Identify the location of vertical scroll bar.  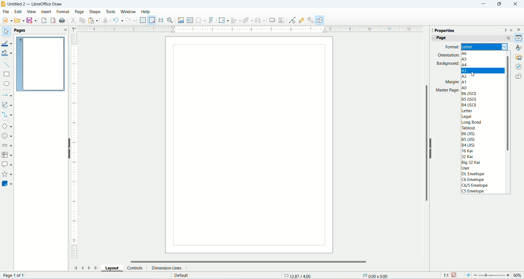
(425, 157).